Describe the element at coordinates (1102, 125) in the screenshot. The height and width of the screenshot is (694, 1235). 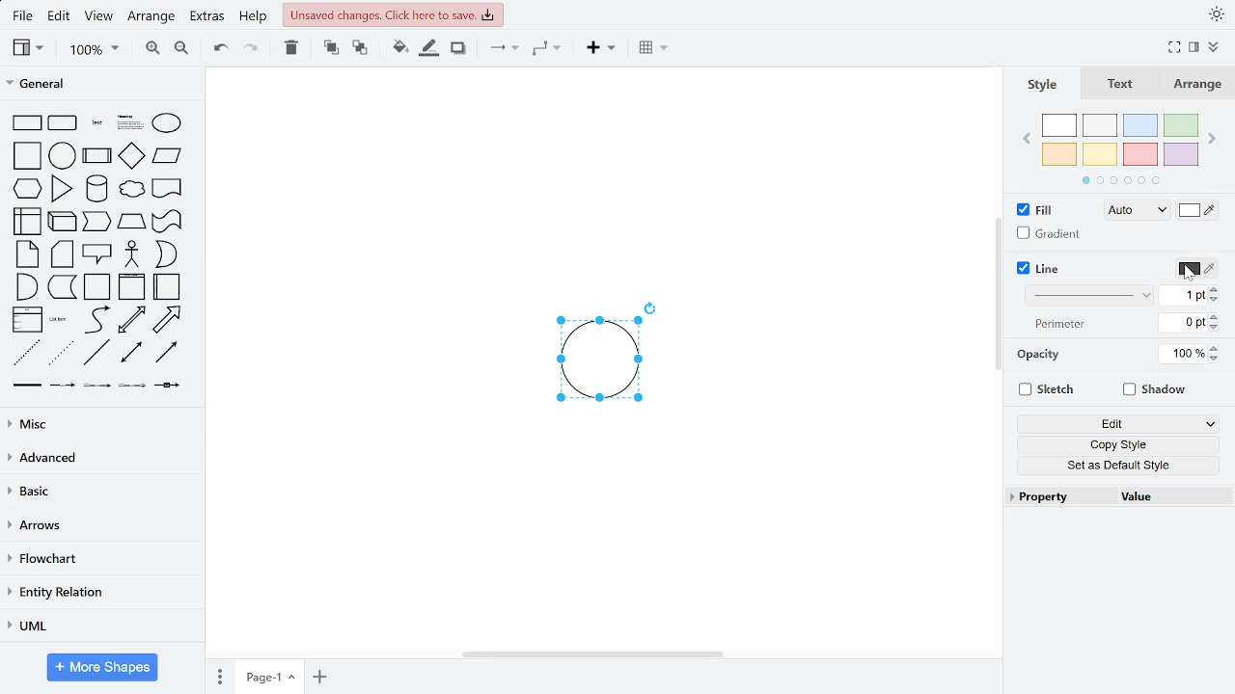
I see `ash` at that location.